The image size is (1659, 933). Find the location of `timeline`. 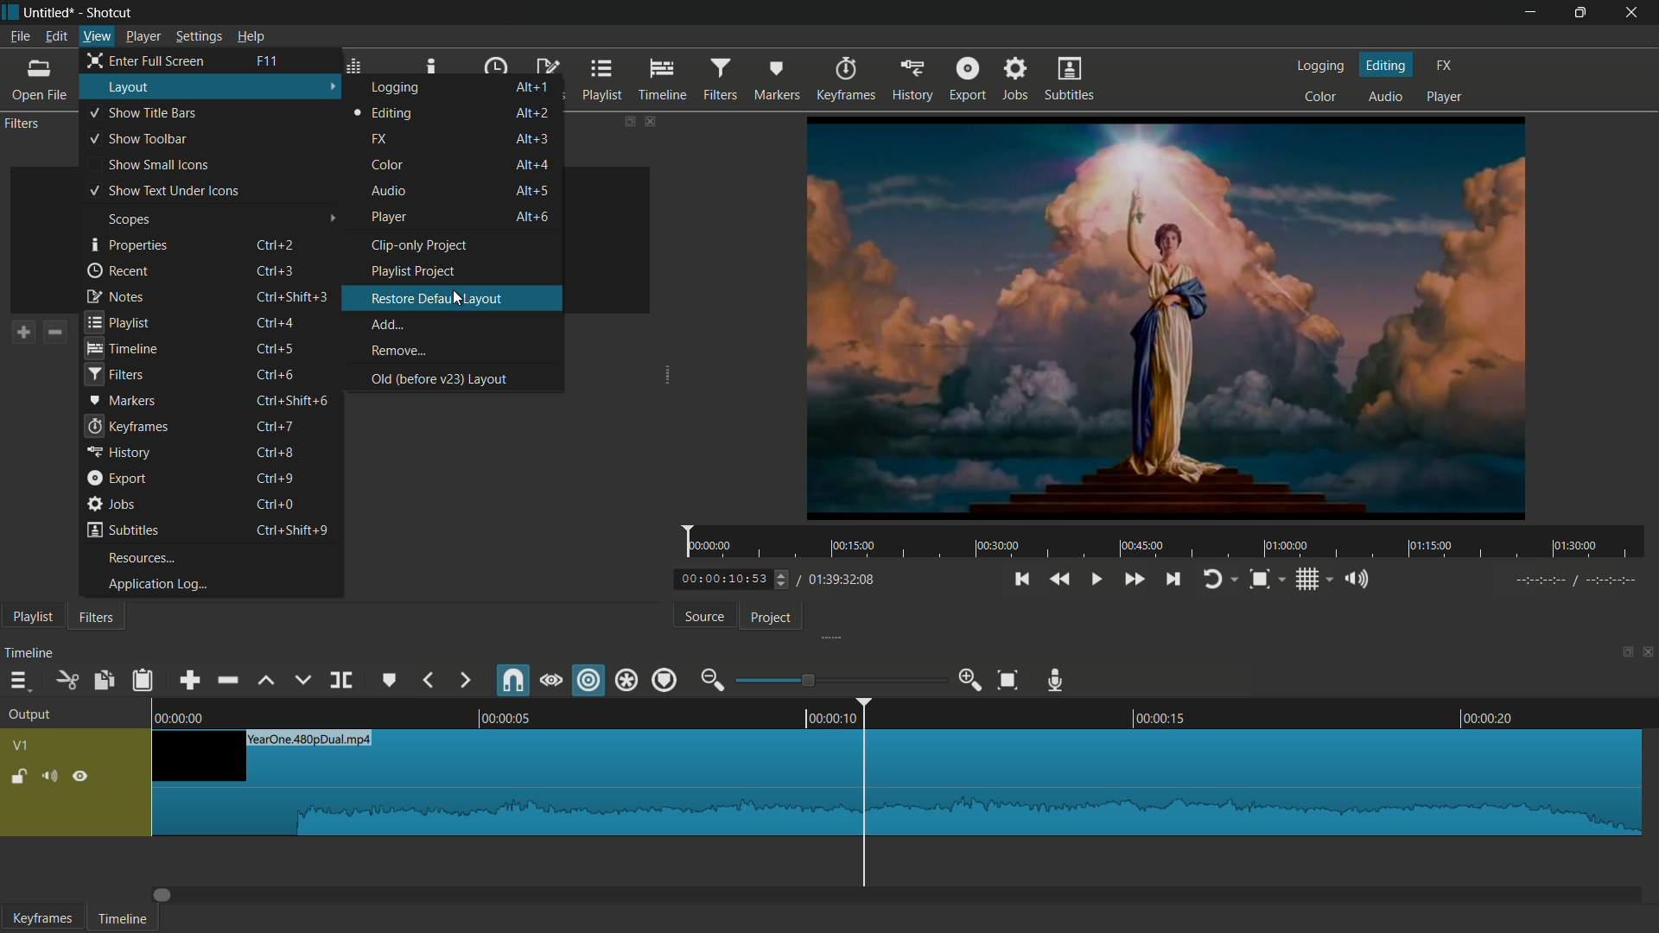

timeline is located at coordinates (30, 651).